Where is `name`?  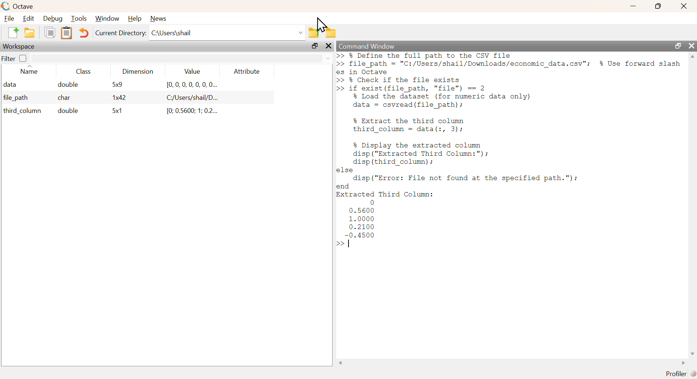
name is located at coordinates (32, 70).